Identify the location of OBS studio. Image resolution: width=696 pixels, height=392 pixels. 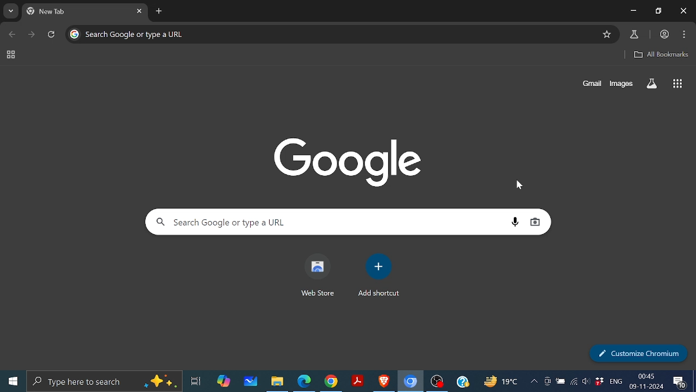
(437, 381).